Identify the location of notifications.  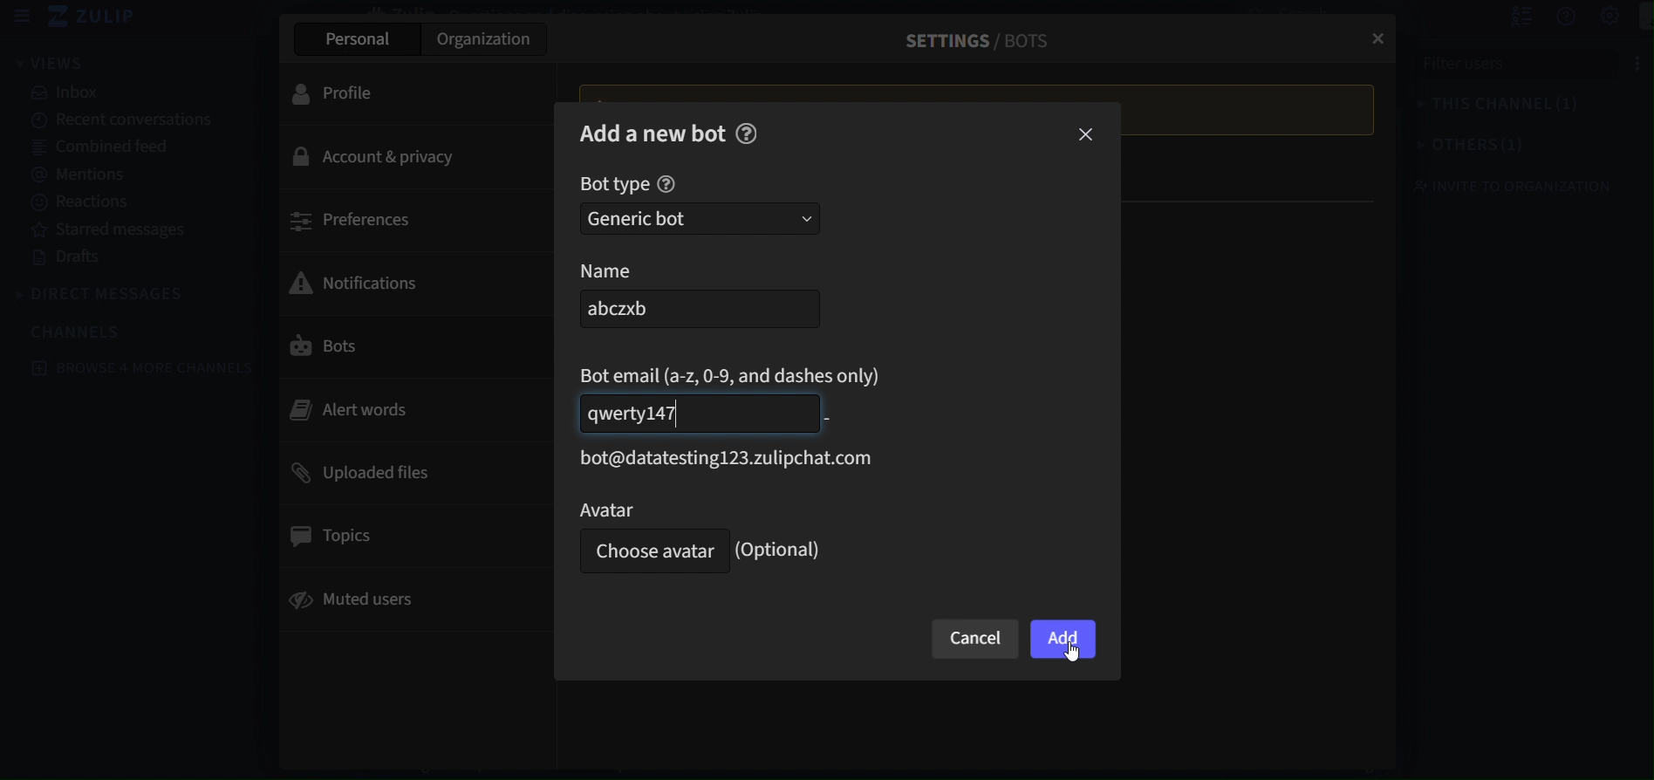
(400, 281).